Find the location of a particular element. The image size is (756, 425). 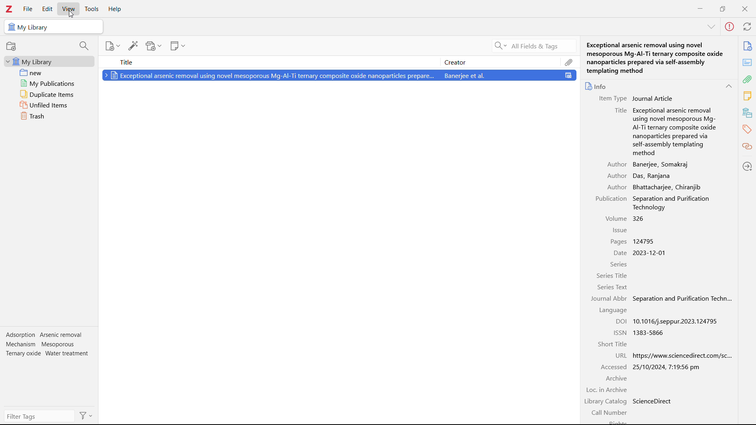

filter collections is located at coordinates (84, 46).